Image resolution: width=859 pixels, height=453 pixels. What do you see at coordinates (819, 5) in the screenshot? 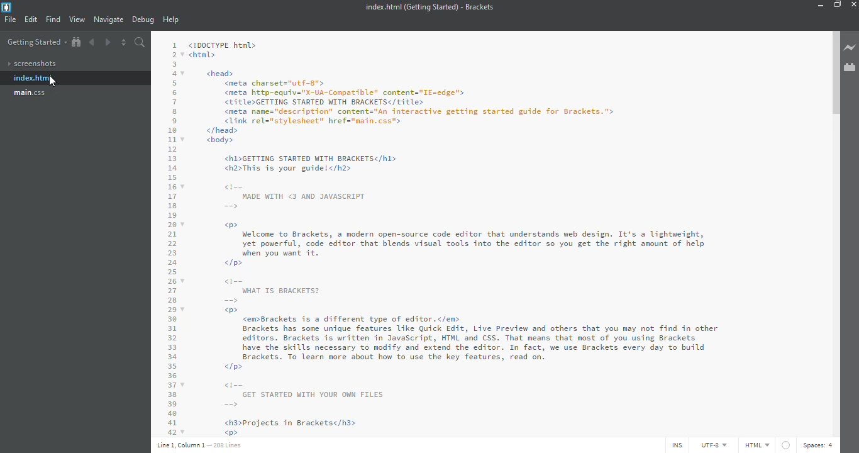
I see `minimize` at bounding box center [819, 5].